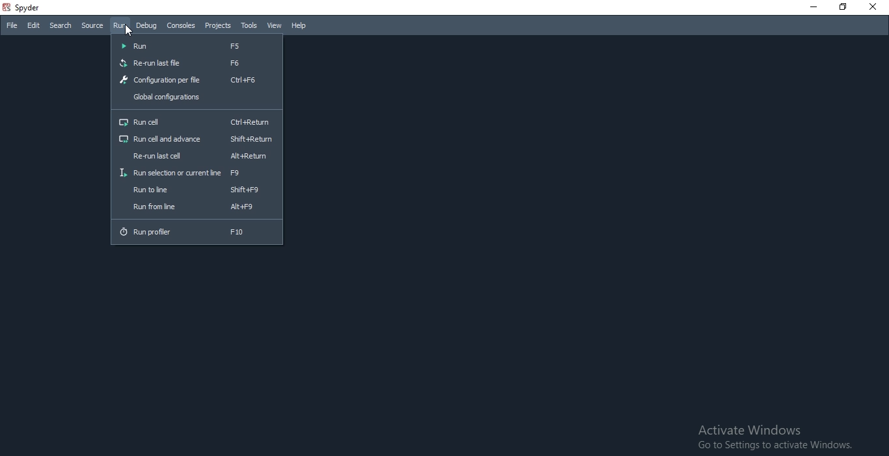 Image resolution: width=889 pixels, height=456 pixels. I want to click on spyder, so click(31, 8).